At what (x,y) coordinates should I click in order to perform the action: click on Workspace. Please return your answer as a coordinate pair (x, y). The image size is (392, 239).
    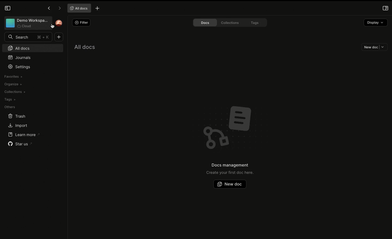
    Looking at the image, I should click on (27, 23).